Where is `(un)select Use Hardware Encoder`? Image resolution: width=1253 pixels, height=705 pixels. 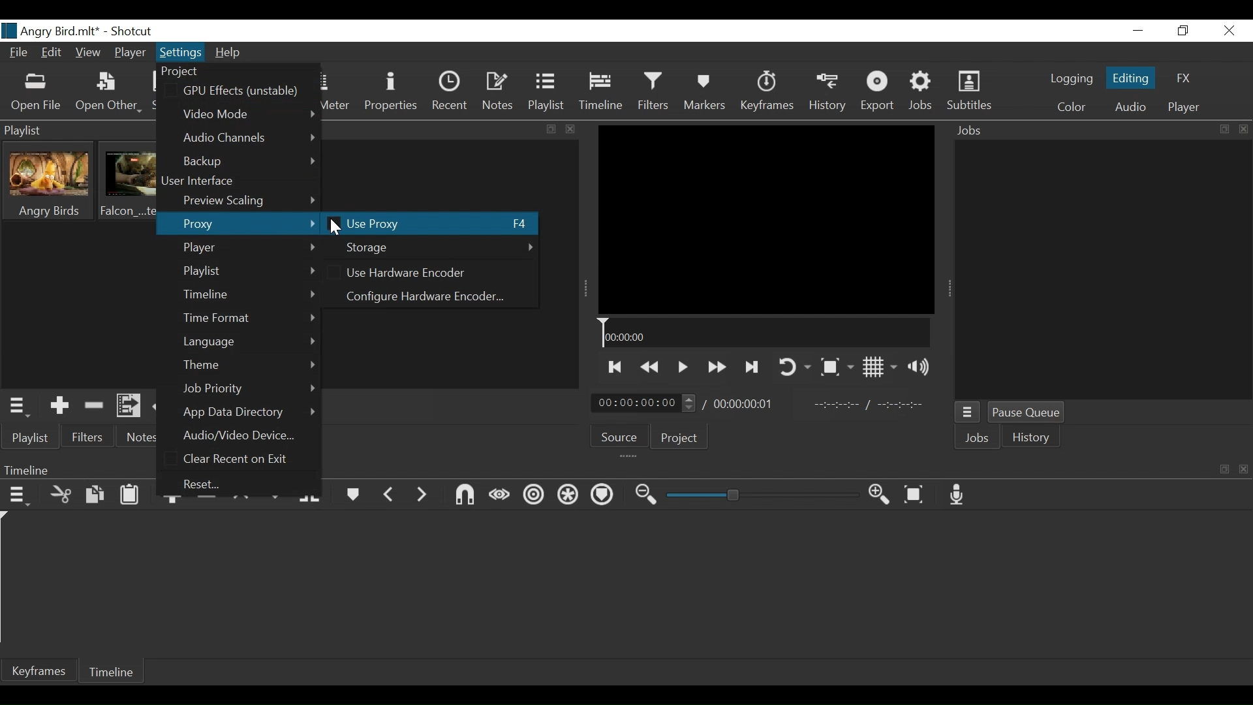 (un)select Use Hardware Encoder is located at coordinates (405, 272).